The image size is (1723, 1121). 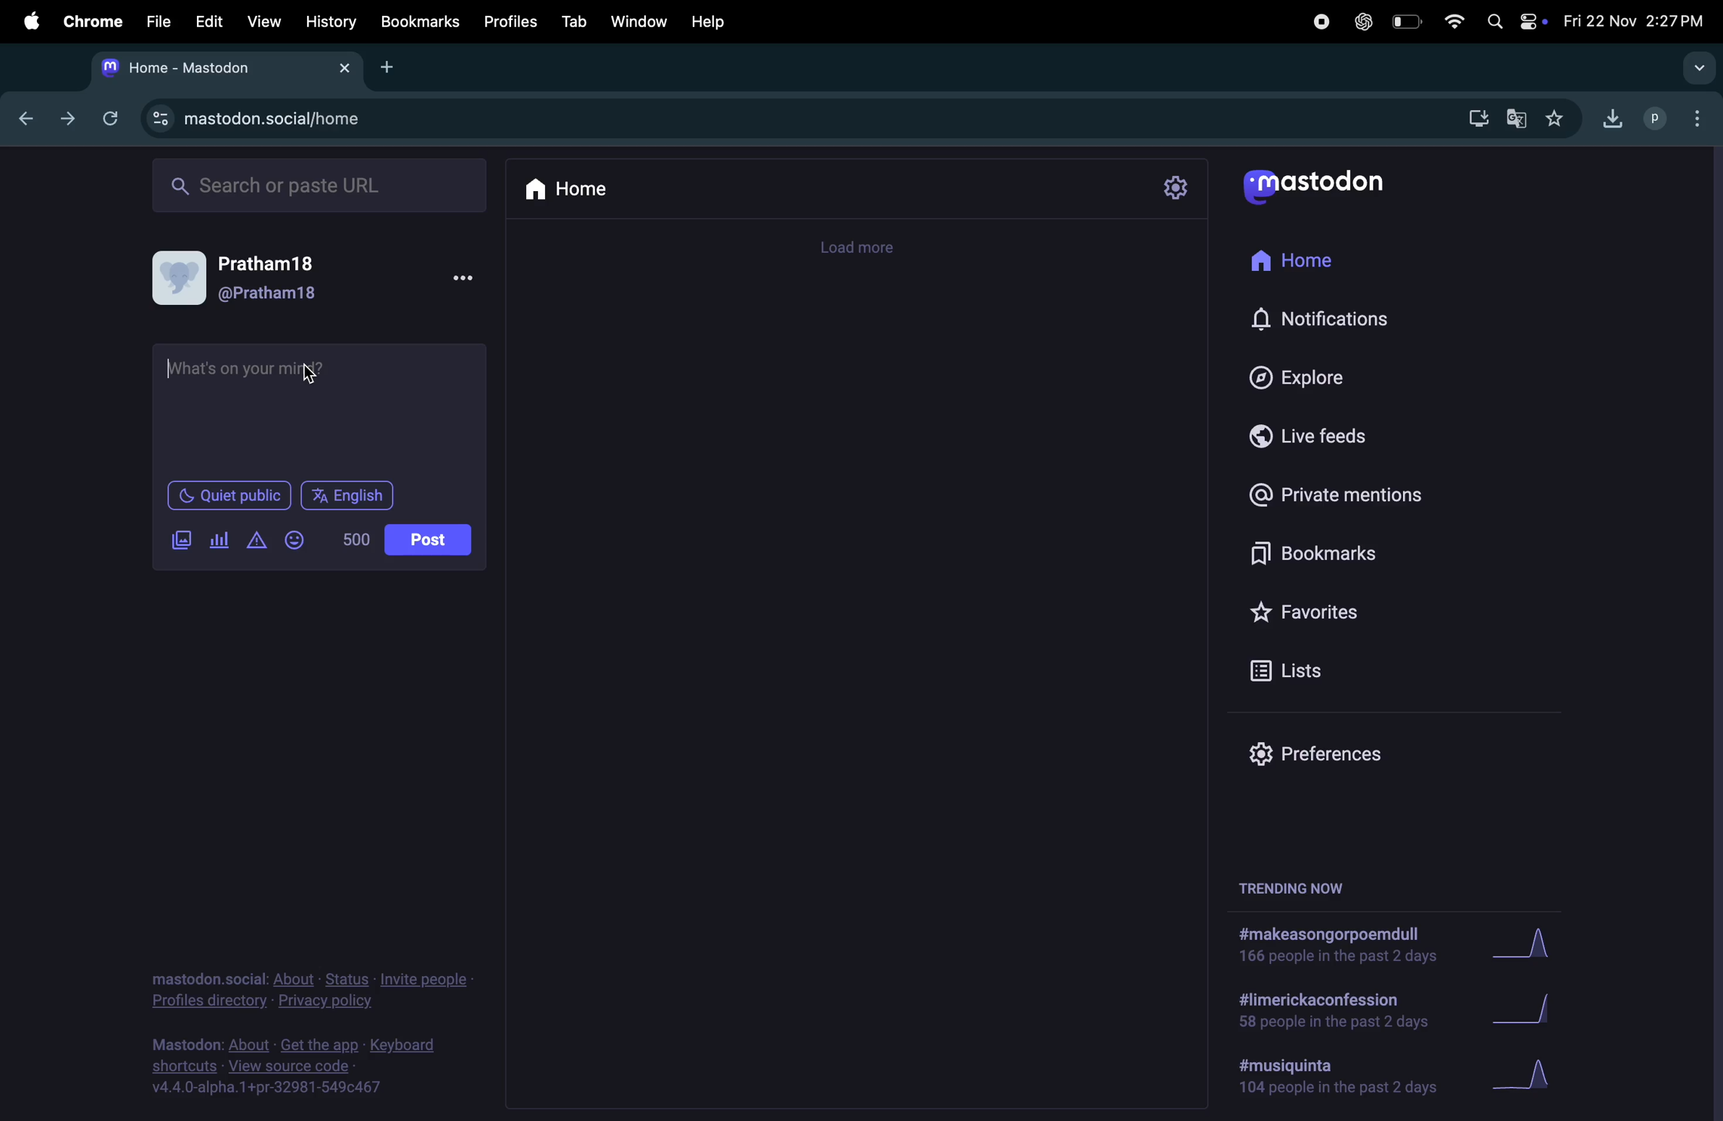 What do you see at coordinates (1345, 494) in the screenshot?
I see `private mentions` at bounding box center [1345, 494].